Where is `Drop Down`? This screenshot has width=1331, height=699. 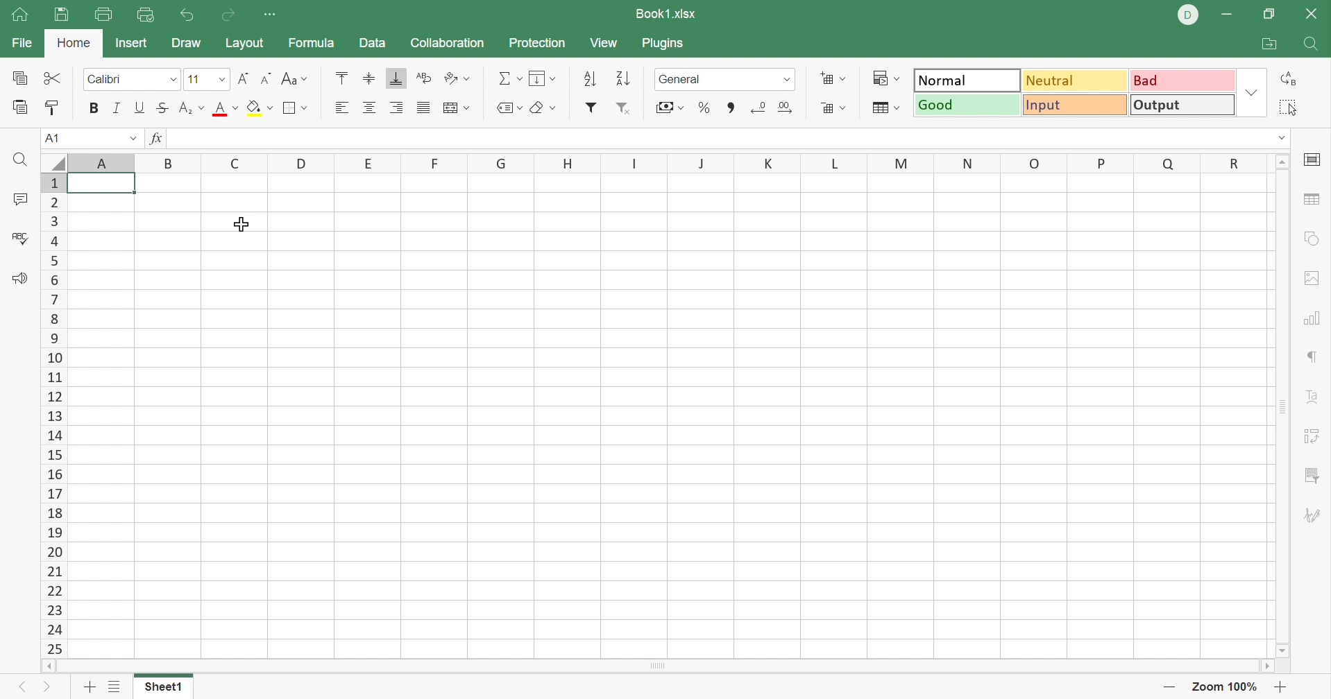
Drop Down is located at coordinates (790, 82).